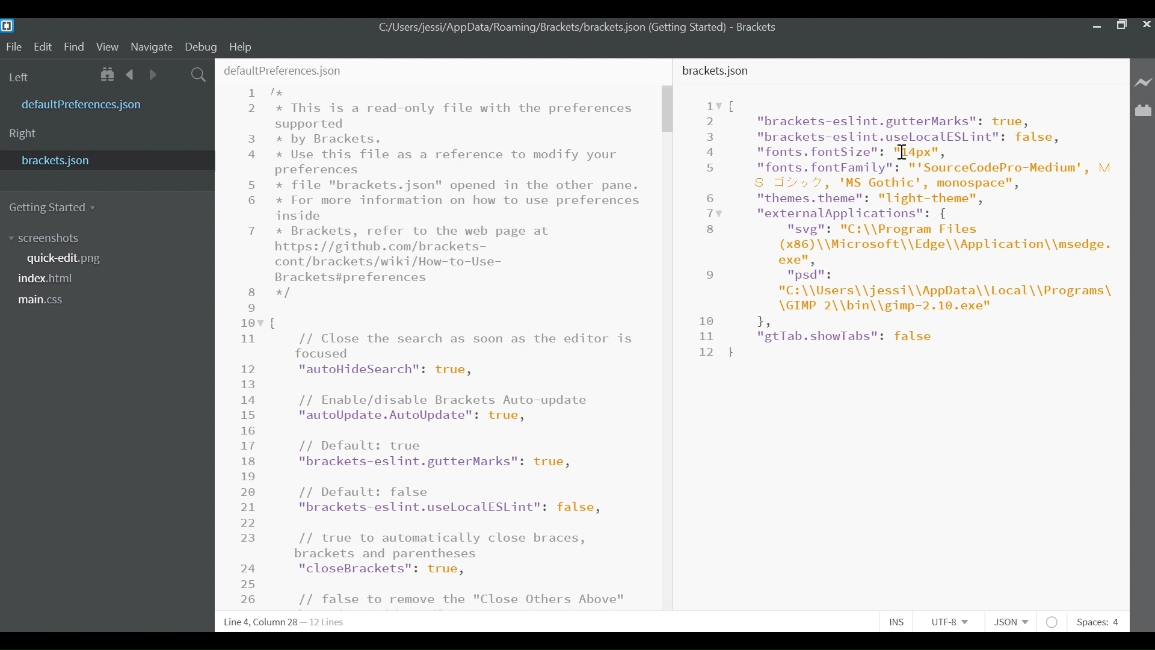 The width and height of the screenshot is (1155, 650). What do you see at coordinates (23, 134) in the screenshot?
I see `Right` at bounding box center [23, 134].